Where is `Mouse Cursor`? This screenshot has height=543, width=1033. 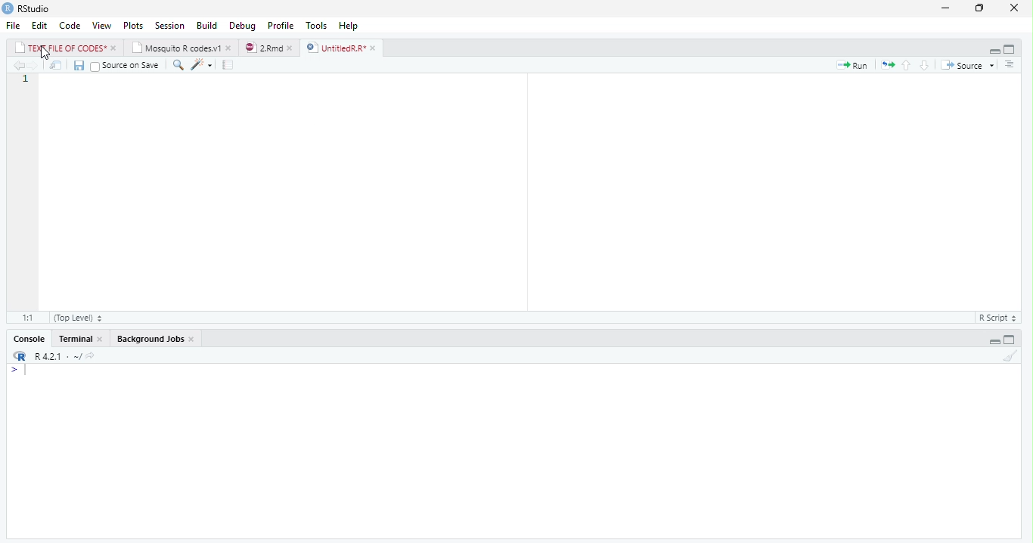 Mouse Cursor is located at coordinates (45, 54).